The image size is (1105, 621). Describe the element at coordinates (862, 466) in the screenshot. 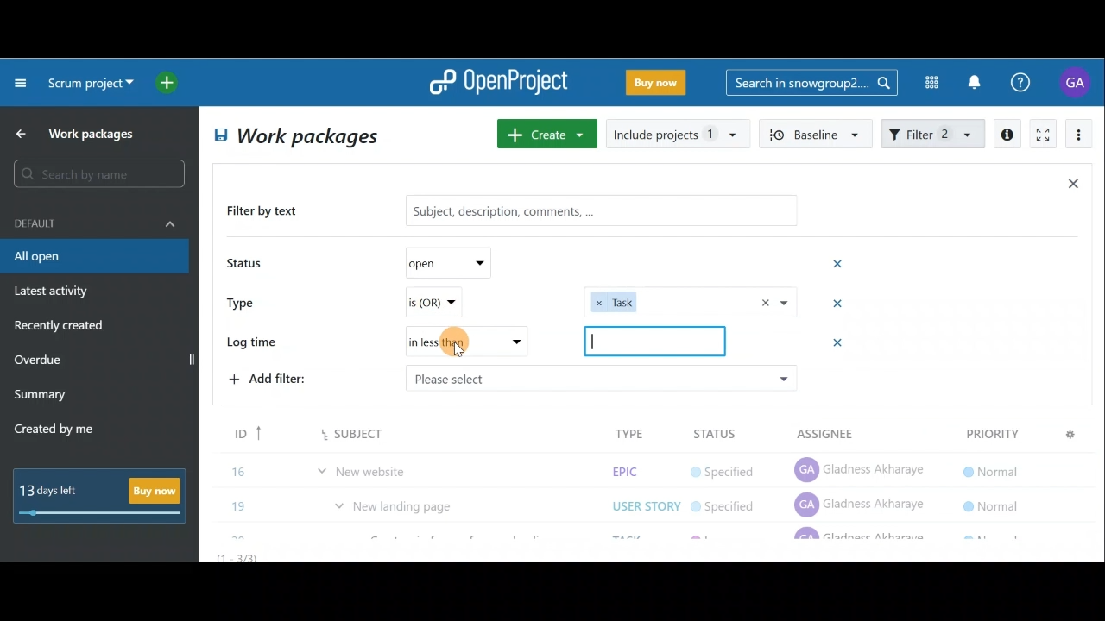

I see `page TASK a(GA) Gladness Akharaye` at that location.